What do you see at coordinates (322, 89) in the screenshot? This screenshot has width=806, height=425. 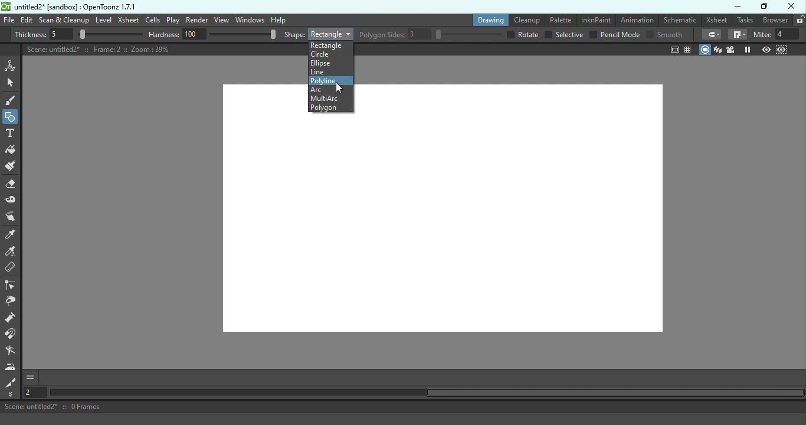 I see `Arc` at bounding box center [322, 89].